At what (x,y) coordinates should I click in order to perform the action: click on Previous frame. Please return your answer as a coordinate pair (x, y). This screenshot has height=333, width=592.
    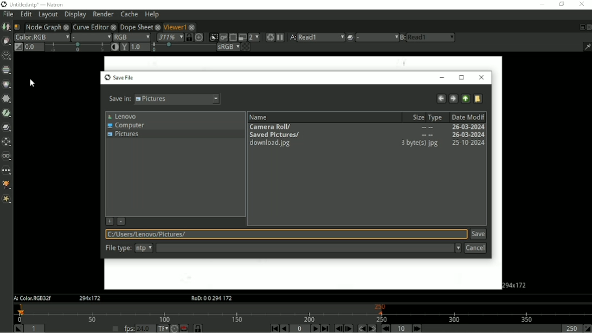
    Looking at the image, I should click on (338, 329).